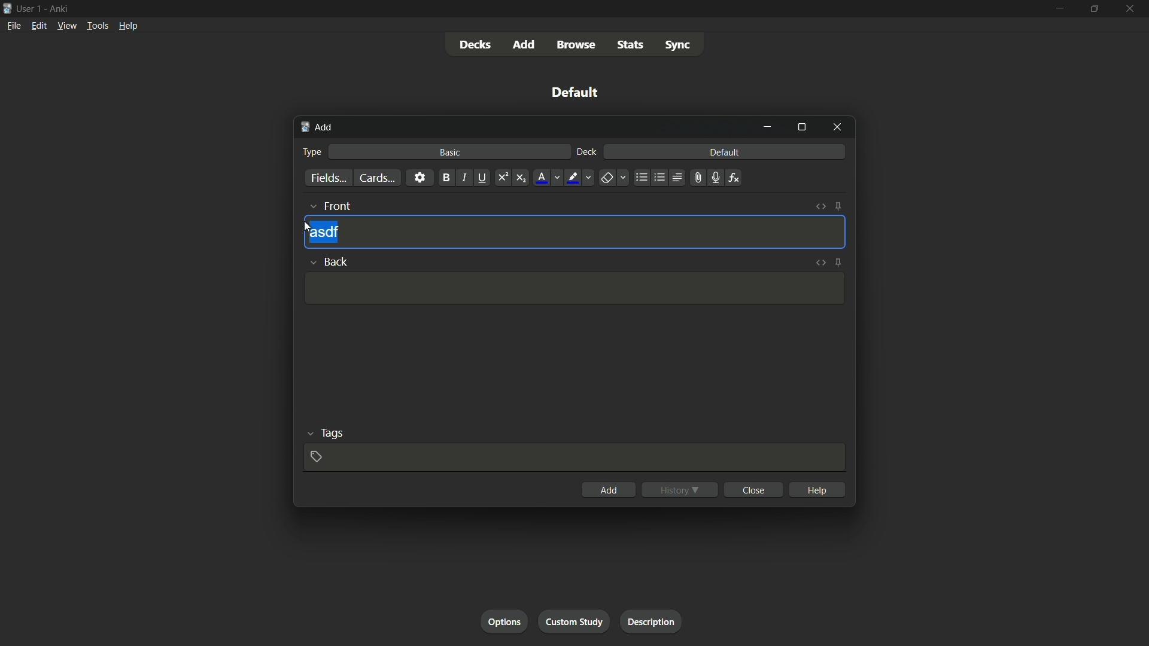 Image resolution: width=1149 pixels, height=646 pixels. What do you see at coordinates (1093, 8) in the screenshot?
I see `maximize` at bounding box center [1093, 8].